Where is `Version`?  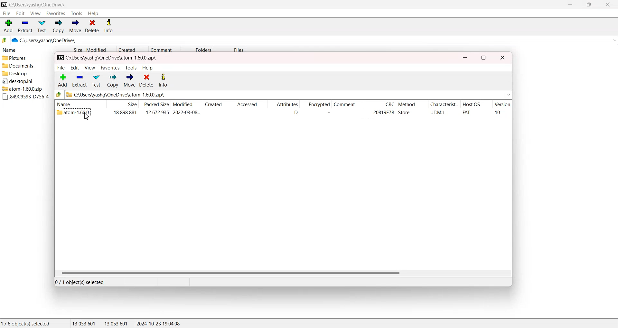 Version is located at coordinates (502, 105).